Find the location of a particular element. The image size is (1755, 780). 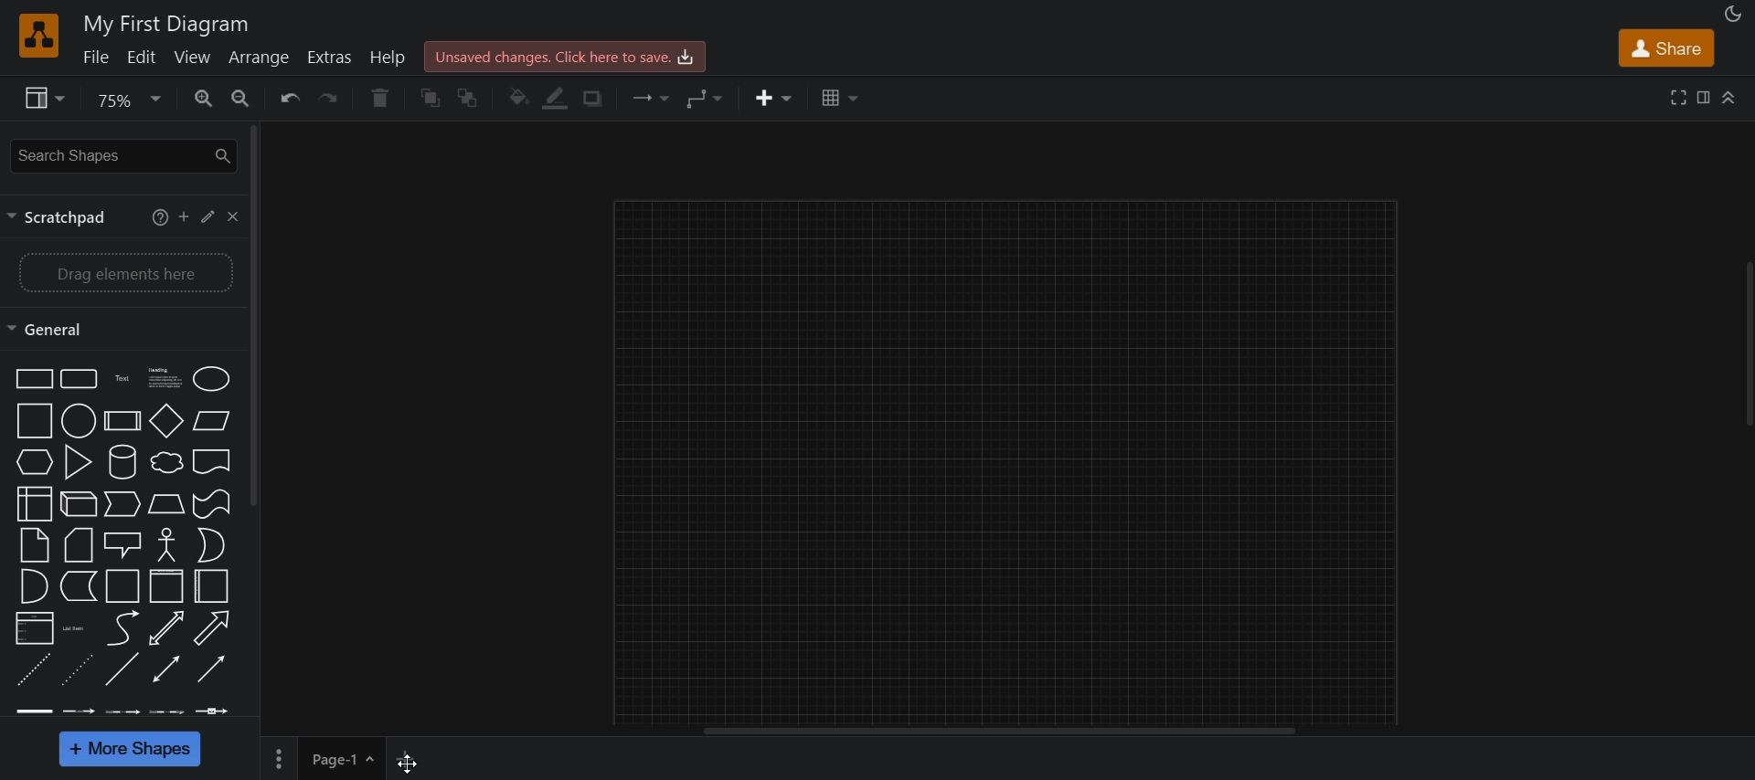

zoom out is located at coordinates (240, 100).